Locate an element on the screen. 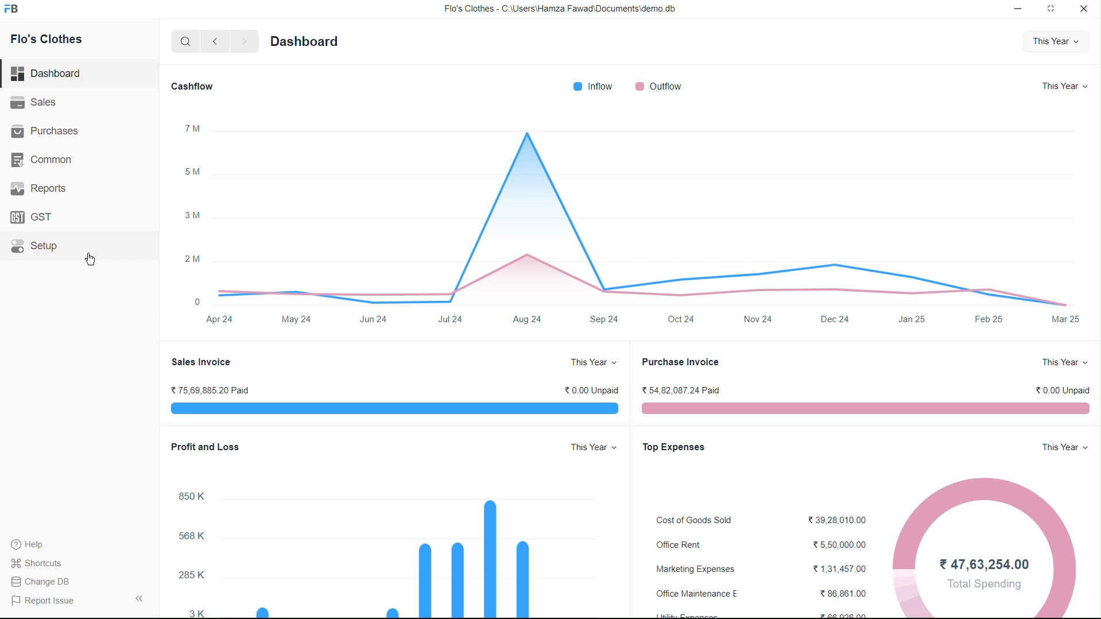 This screenshot has width=1101, height=619. y axis is located at coordinates (648, 321).